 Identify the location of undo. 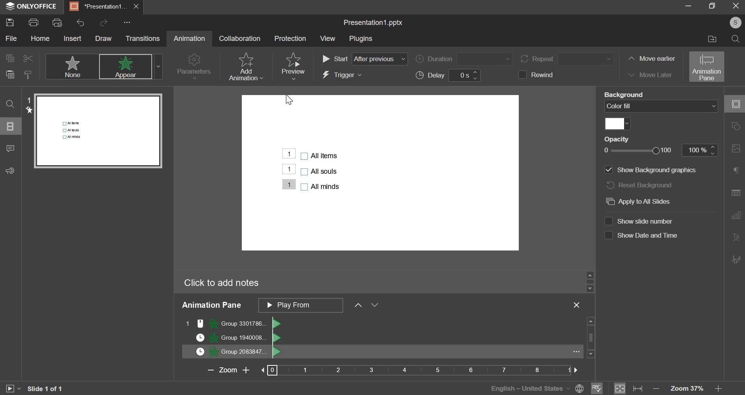
(80, 23).